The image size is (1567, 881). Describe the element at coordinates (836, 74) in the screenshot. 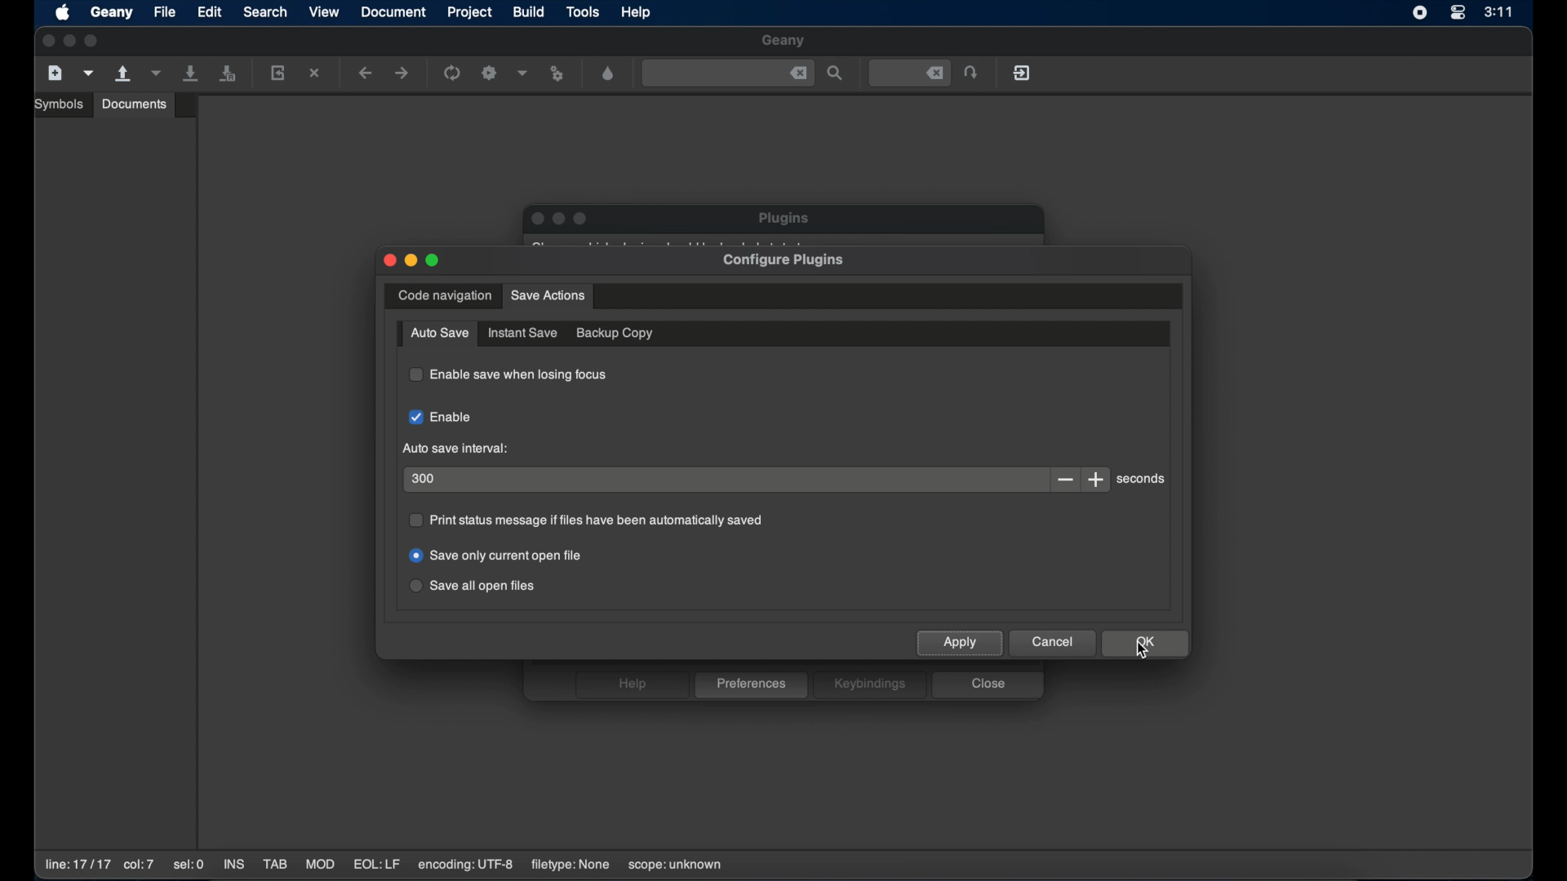

I see `find the entered text in the file` at that location.